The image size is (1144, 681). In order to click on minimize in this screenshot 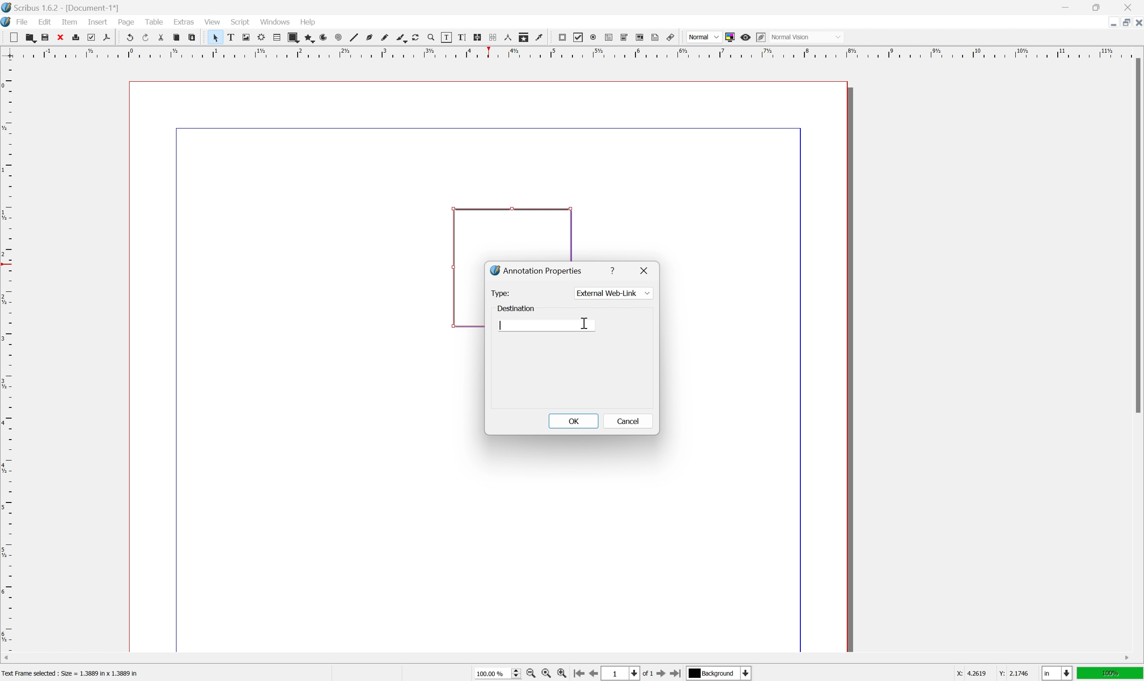, I will do `click(1065, 6)`.